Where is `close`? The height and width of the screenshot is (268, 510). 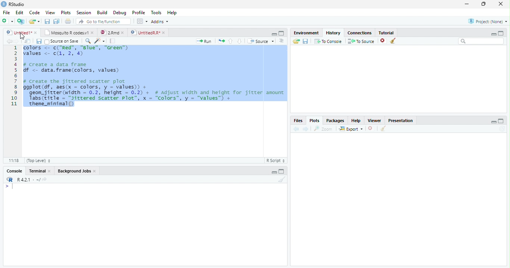
close is located at coordinates (95, 171).